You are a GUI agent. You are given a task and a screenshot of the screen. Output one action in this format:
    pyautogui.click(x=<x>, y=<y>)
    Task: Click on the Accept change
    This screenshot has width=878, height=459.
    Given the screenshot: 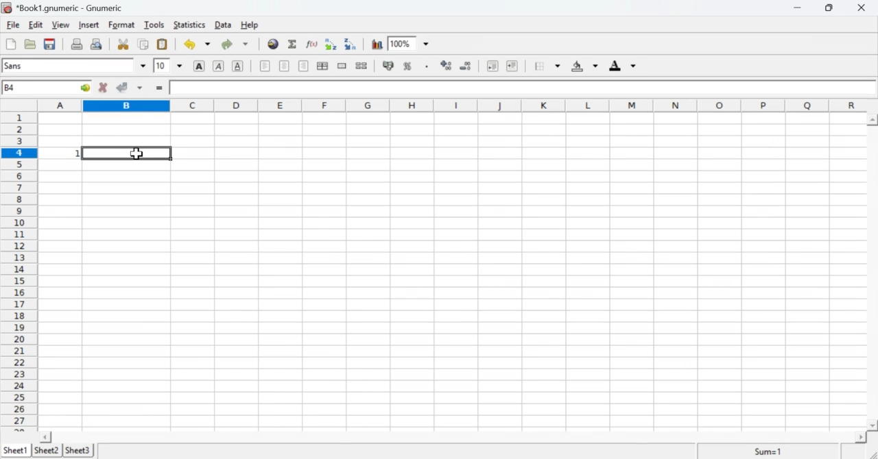 What is the action you would take?
    pyautogui.click(x=130, y=88)
    